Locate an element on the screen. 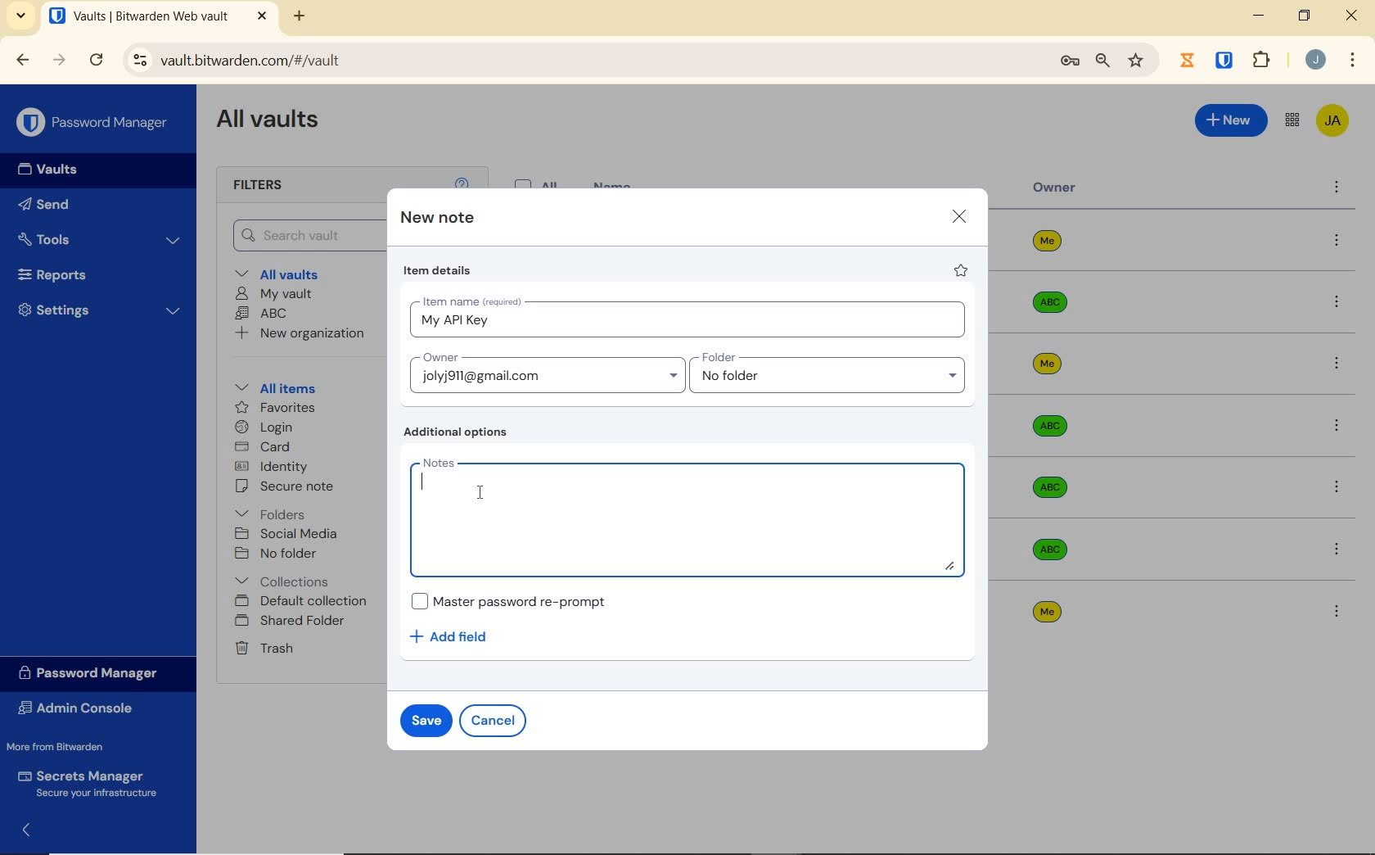 The height and width of the screenshot is (855, 1375). new note is located at coordinates (437, 219).